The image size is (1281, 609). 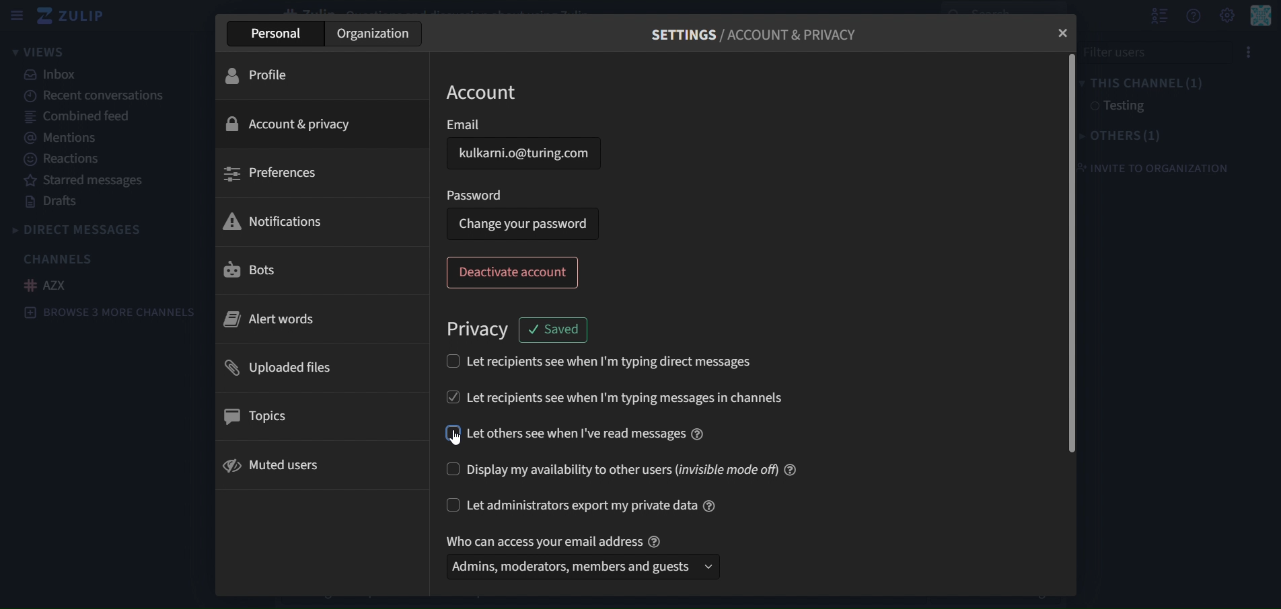 What do you see at coordinates (59, 258) in the screenshot?
I see `channels` at bounding box center [59, 258].